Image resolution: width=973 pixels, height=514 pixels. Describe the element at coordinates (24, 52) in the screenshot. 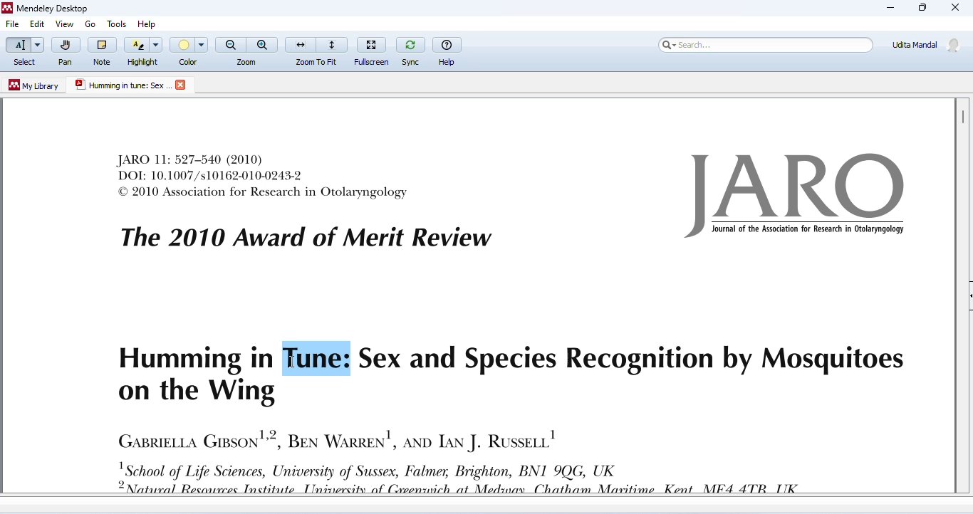

I see `select` at that location.